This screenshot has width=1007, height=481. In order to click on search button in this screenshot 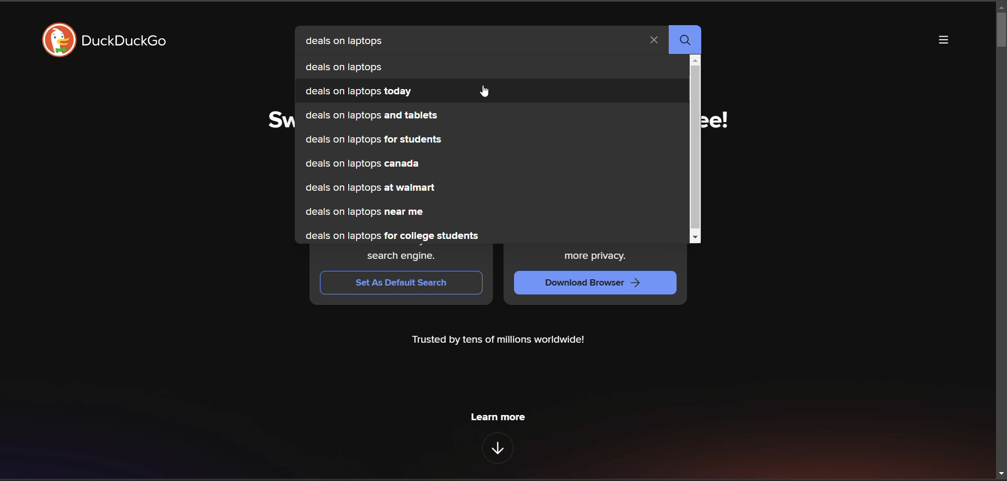, I will do `click(688, 41)`.